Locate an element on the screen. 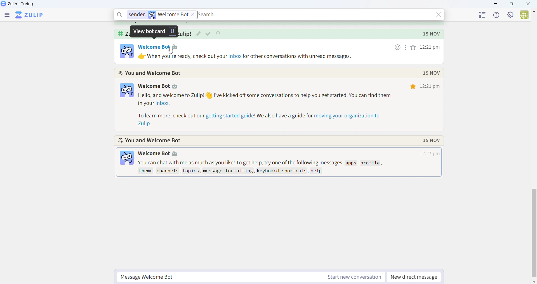 This screenshot has width=537, height=284. search is located at coordinates (208, 14).